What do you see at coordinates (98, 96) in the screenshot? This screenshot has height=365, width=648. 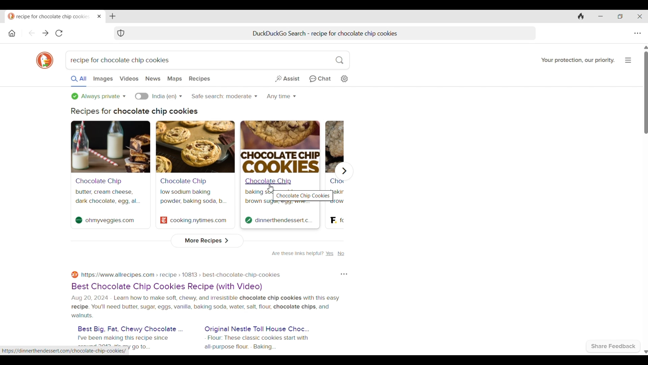 I see `Privacy options` at bounding box center [98, 96].